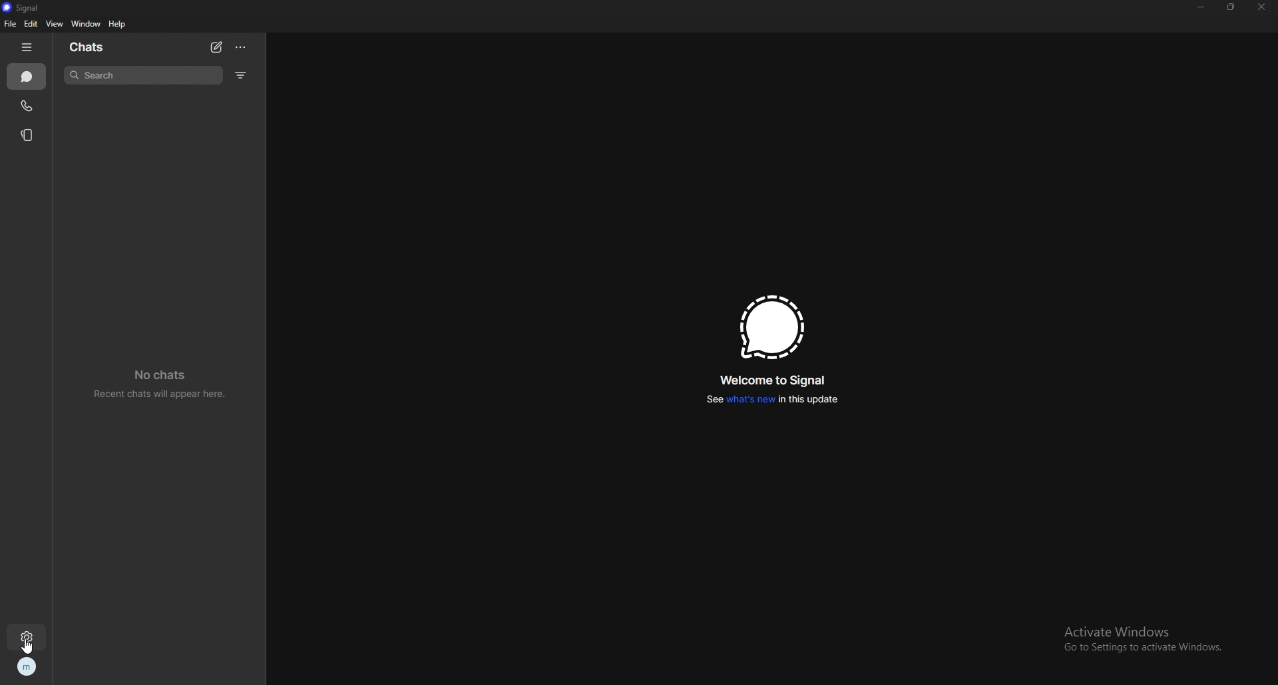 This screenshot has width=1278, height=685. I want to click on options, so click(242, 47).